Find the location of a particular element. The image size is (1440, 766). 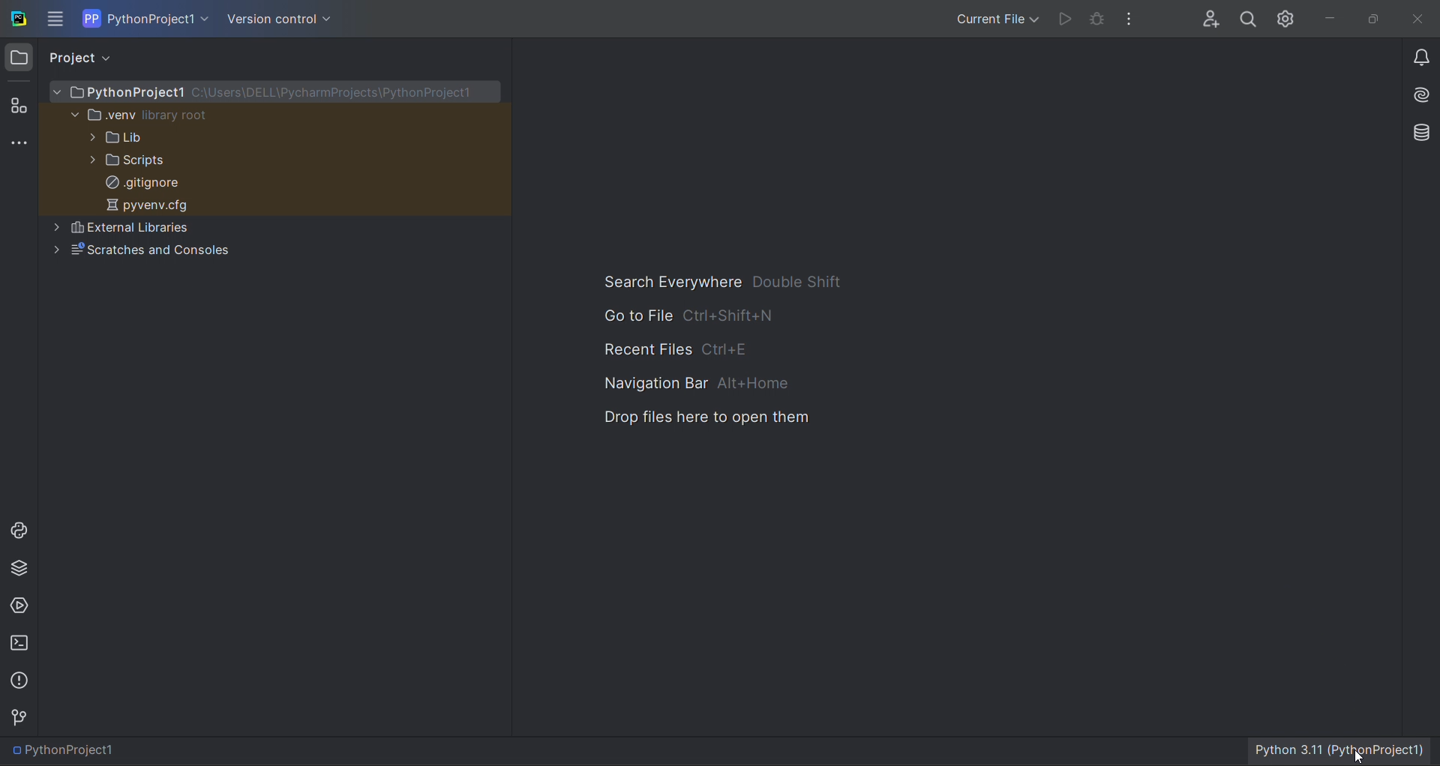

collab is located at coordinates (1204, 15).